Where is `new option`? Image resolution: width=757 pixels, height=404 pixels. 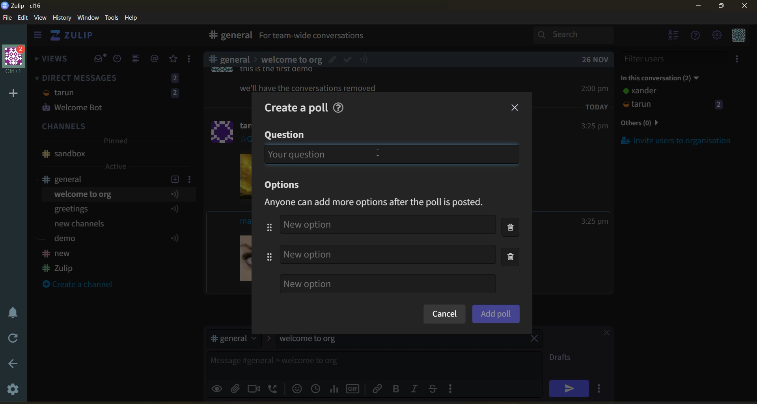
new option is located at coordinates (388, 254).